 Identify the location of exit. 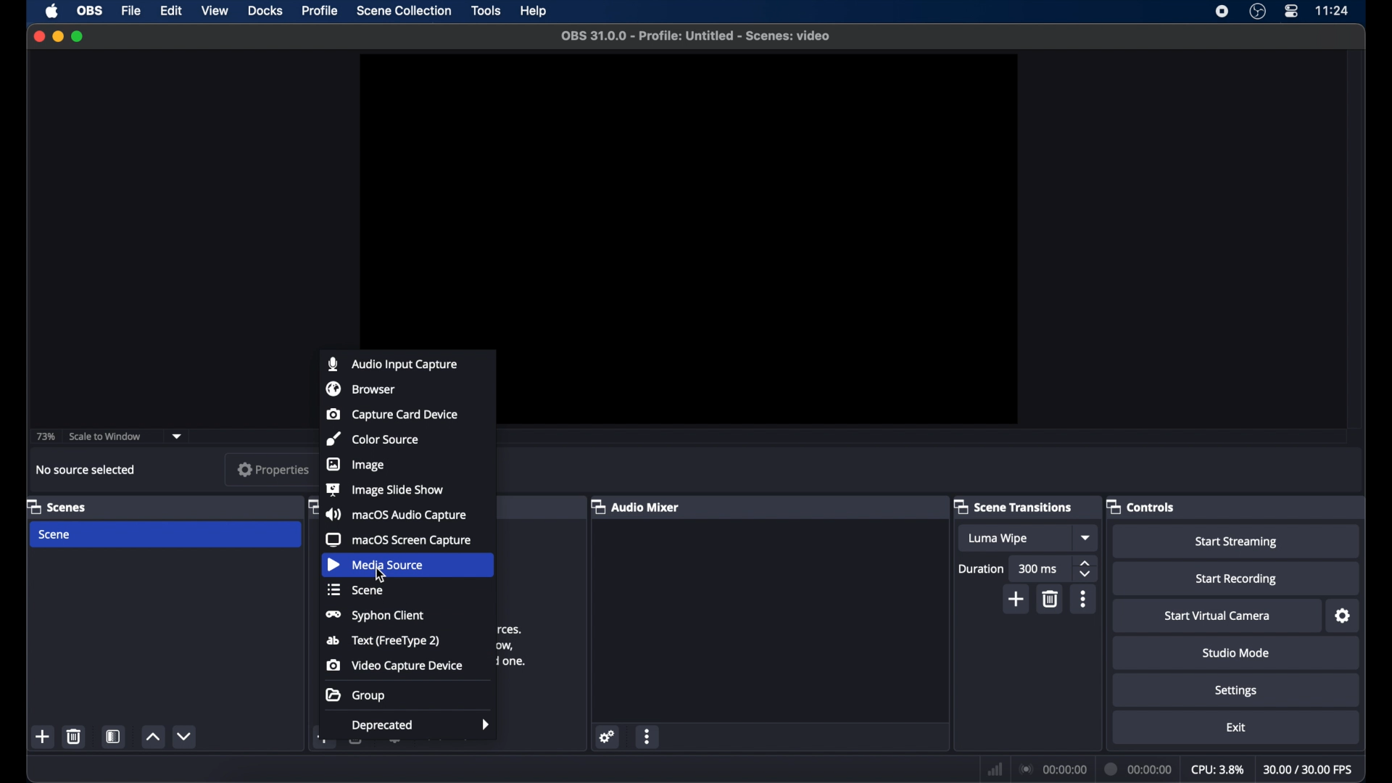
(1238, 728).